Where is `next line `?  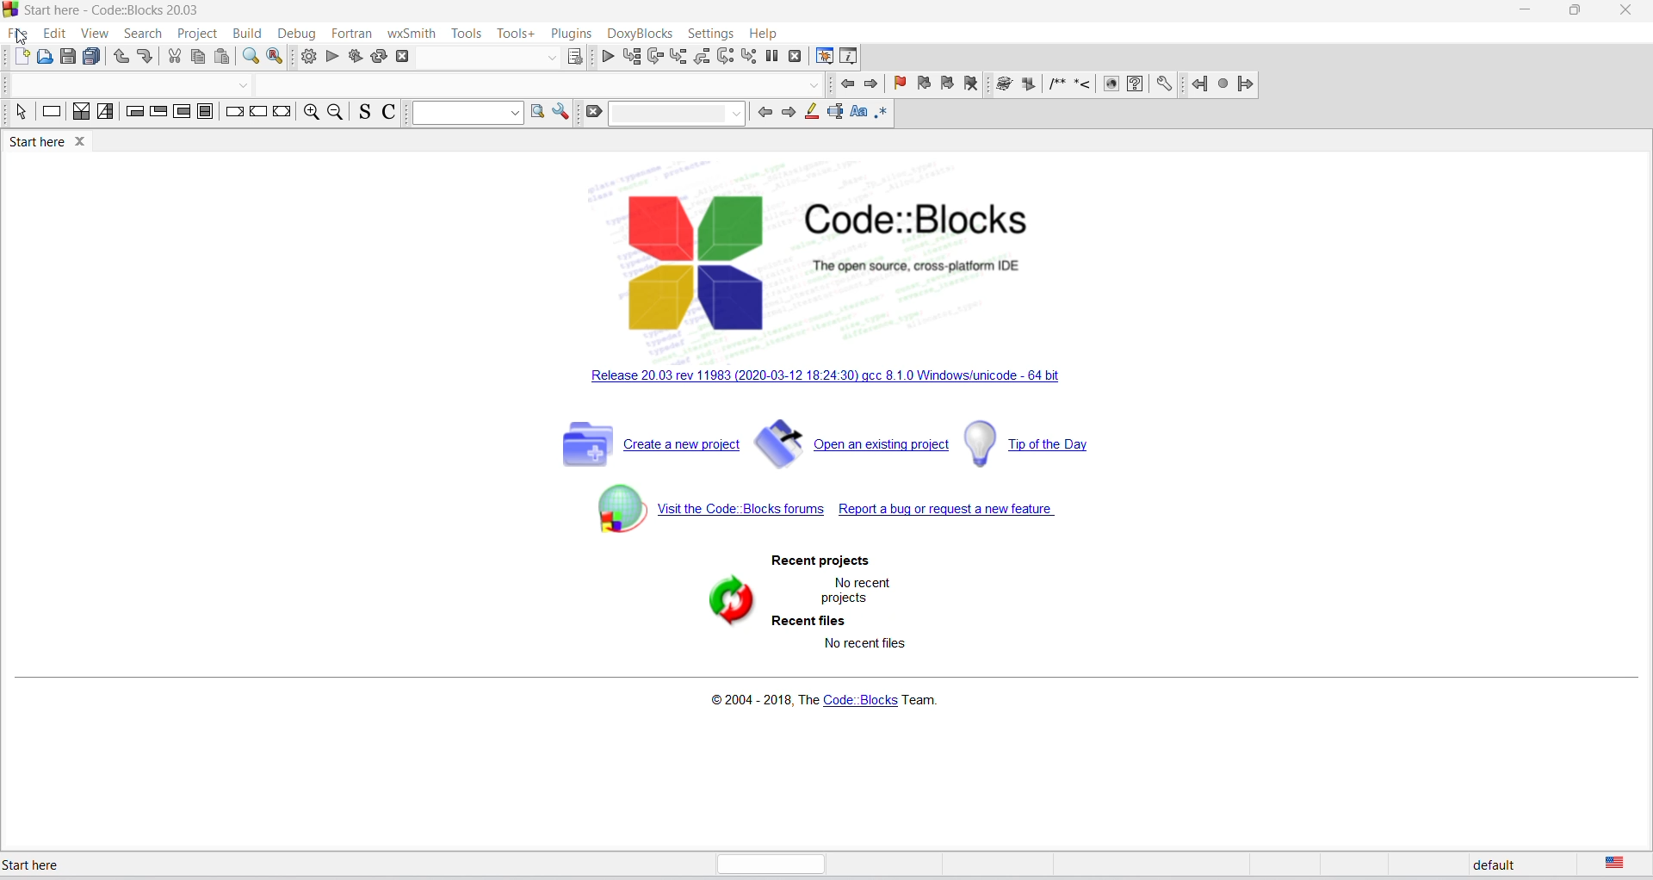 next line  is located at coordinates (653, 57).